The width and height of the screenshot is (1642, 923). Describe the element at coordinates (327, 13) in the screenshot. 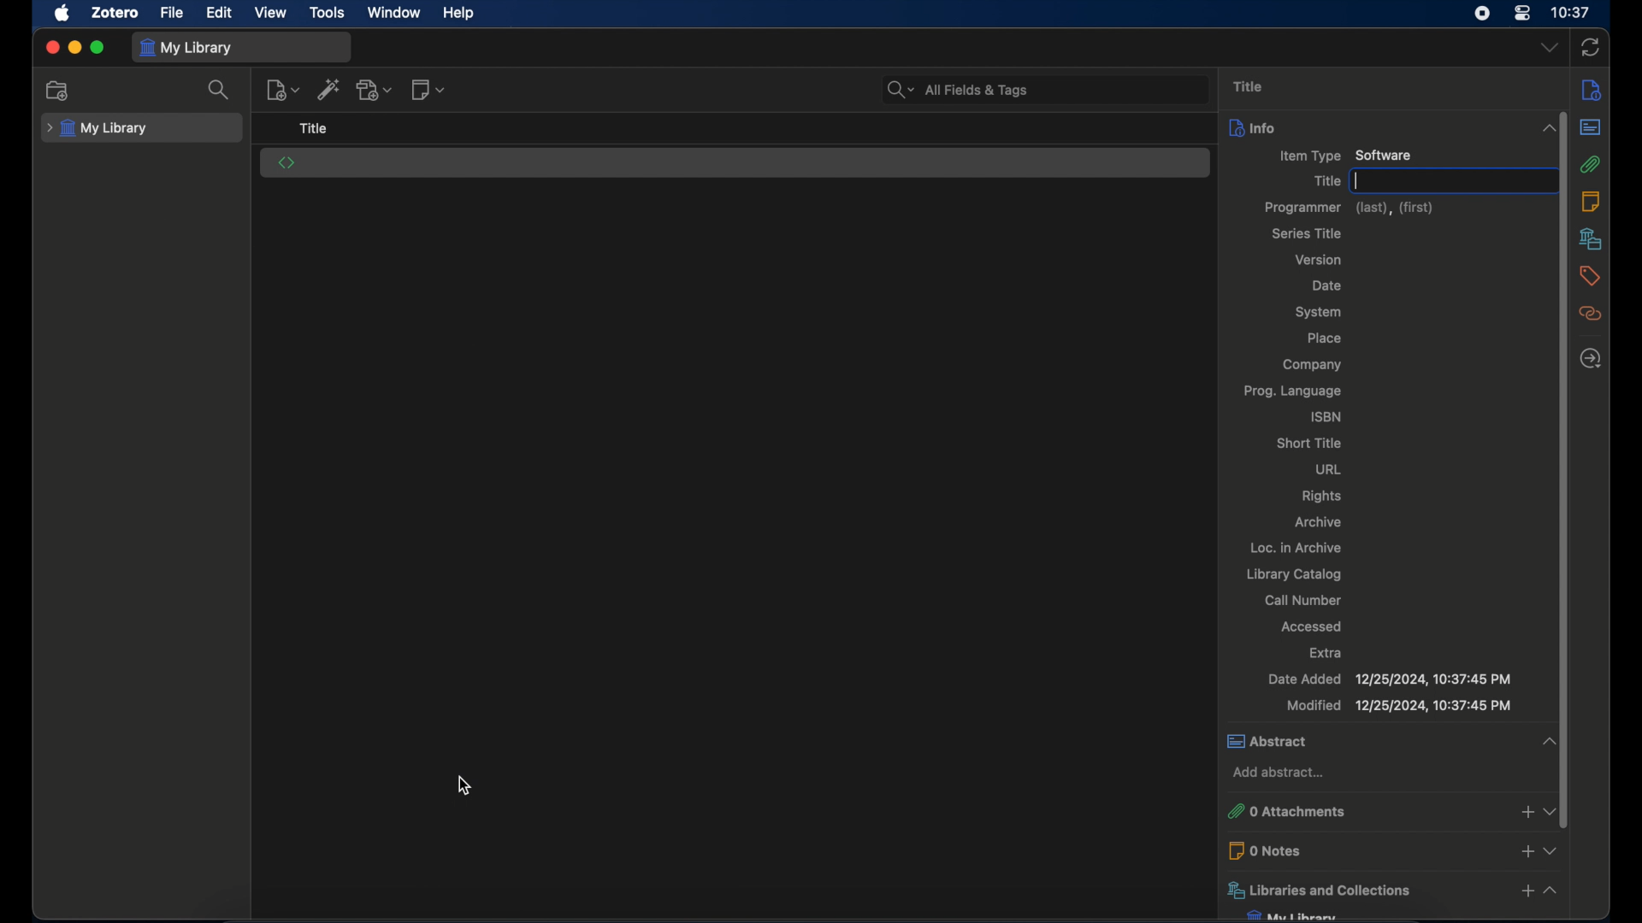

I see `tools` at that location.